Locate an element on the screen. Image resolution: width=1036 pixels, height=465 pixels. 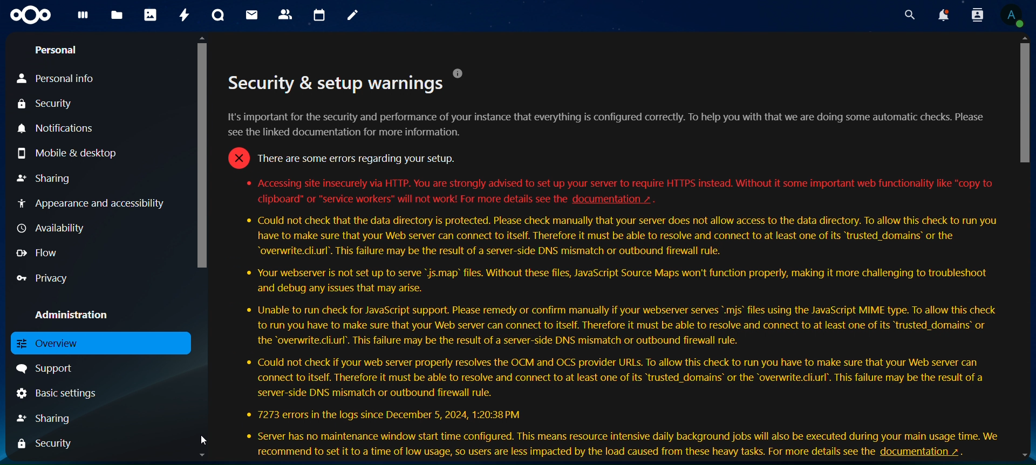
privacy is located at coordinates (43, 279).